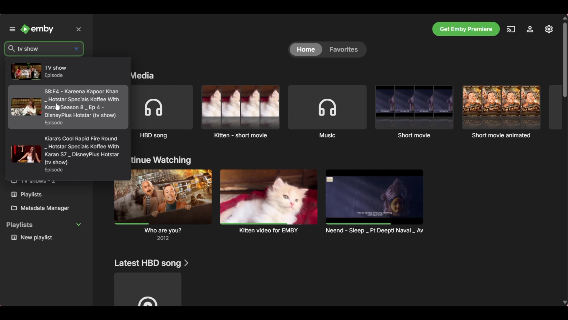  What do you see at coordinates (46, 238) in the screenshot?
I see `Media under playlists` at bounding box center [46, 238].